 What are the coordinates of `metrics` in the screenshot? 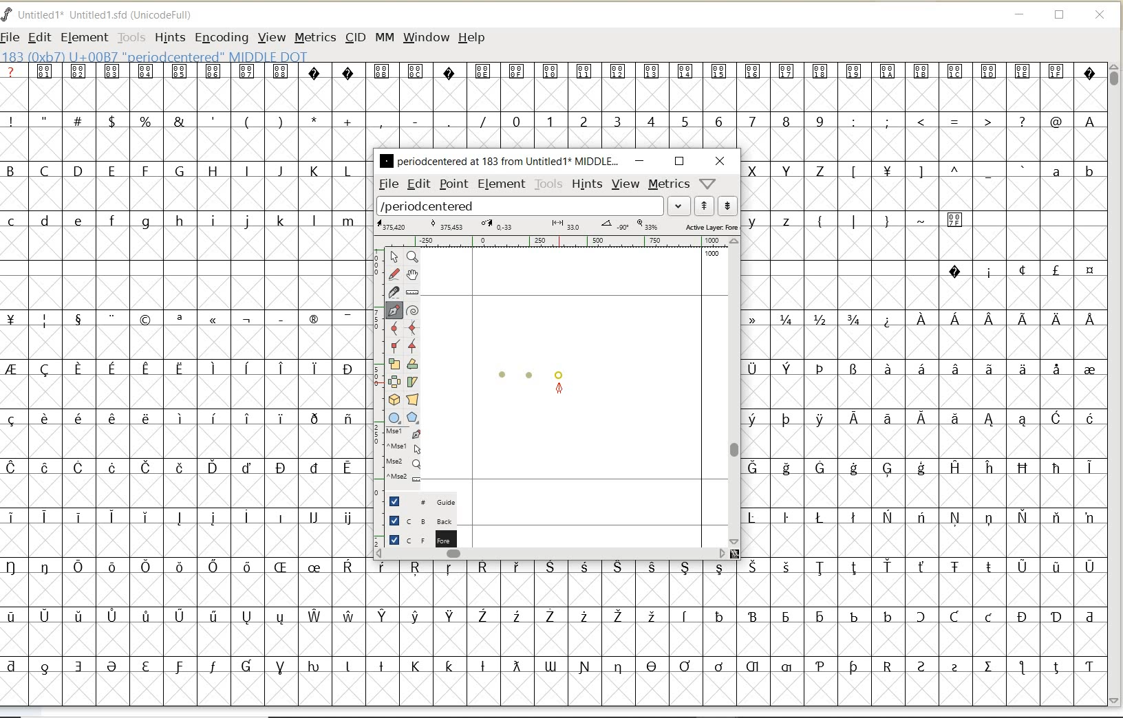 It's located at (670, 184).